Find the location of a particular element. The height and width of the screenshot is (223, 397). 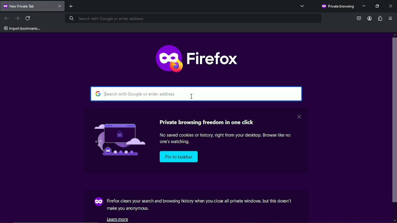

close is located at coordinates (299, 116).